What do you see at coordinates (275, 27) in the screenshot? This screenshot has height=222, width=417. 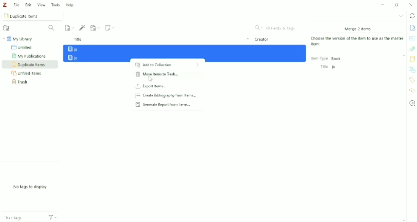 I see `All Fields & Tags` at bounding box center [275, 27].